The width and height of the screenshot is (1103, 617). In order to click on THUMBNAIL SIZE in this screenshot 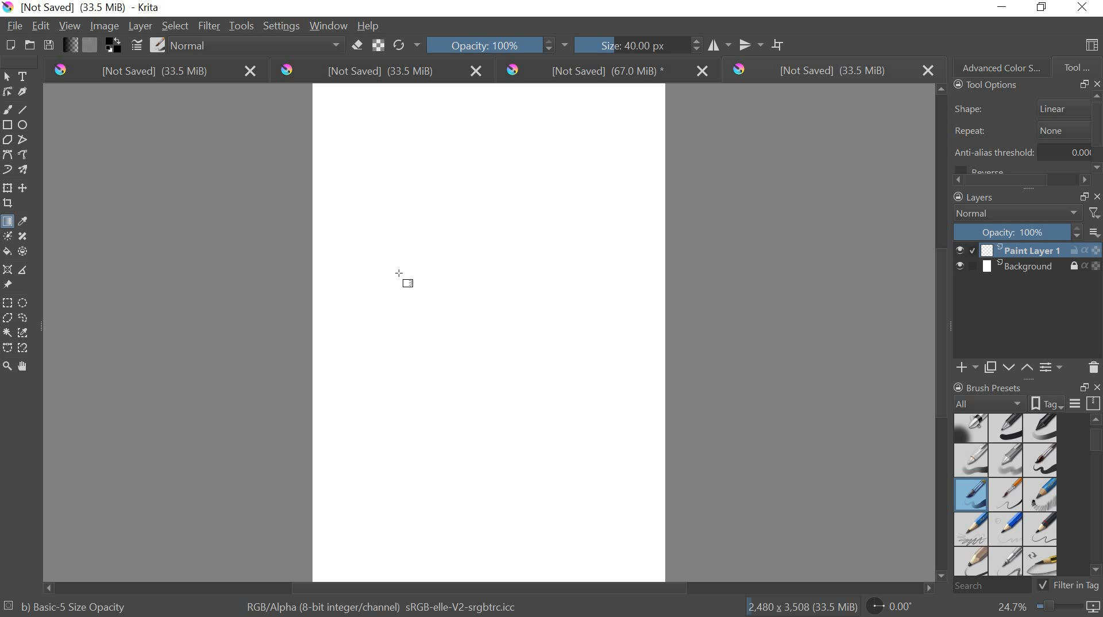, I will do `click(1096, 232)`.